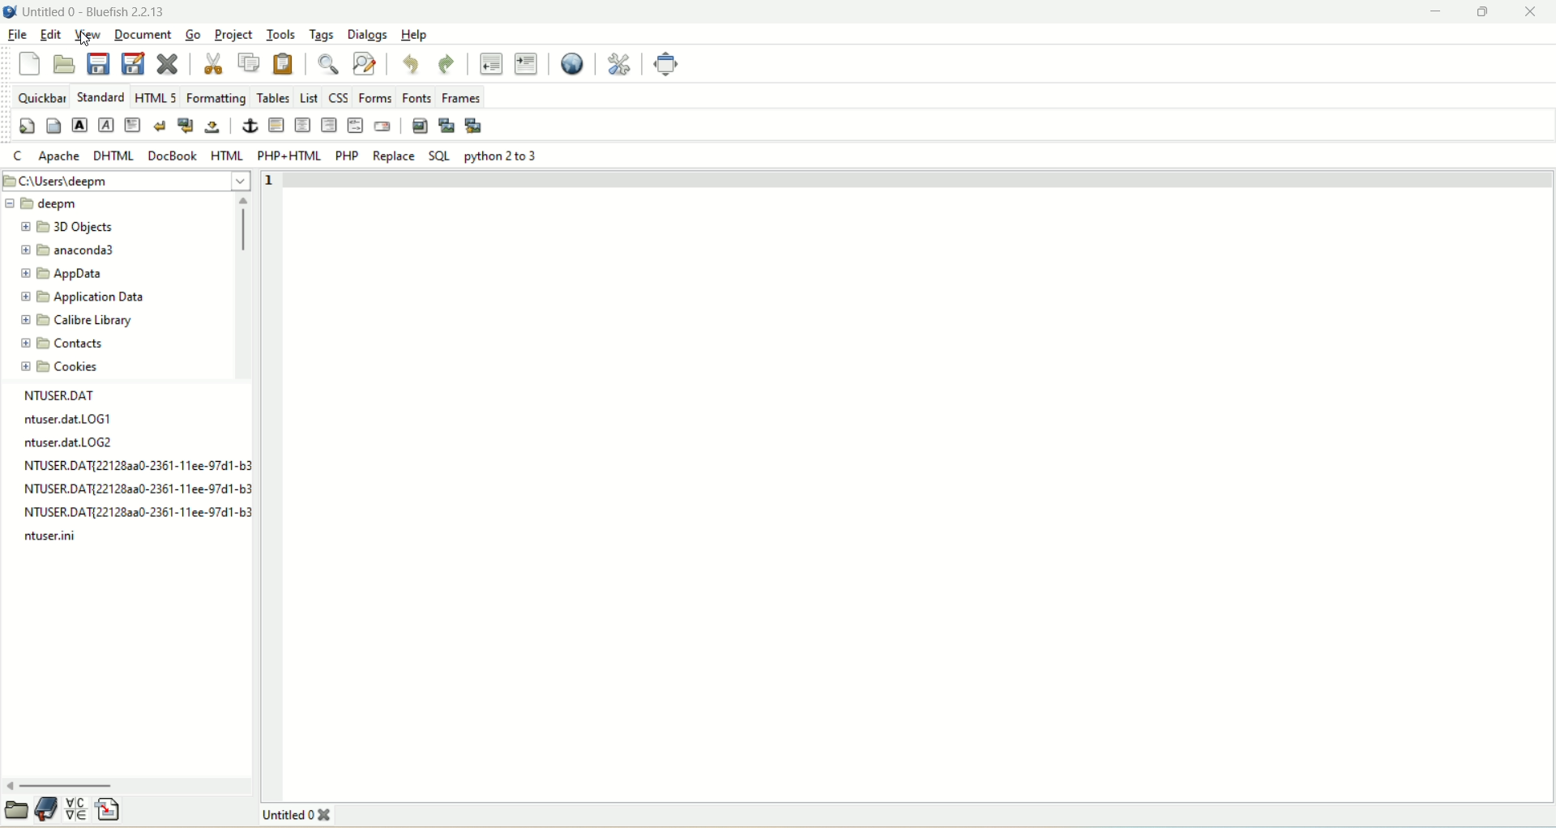  I want to click on close, so click(1533, 13).